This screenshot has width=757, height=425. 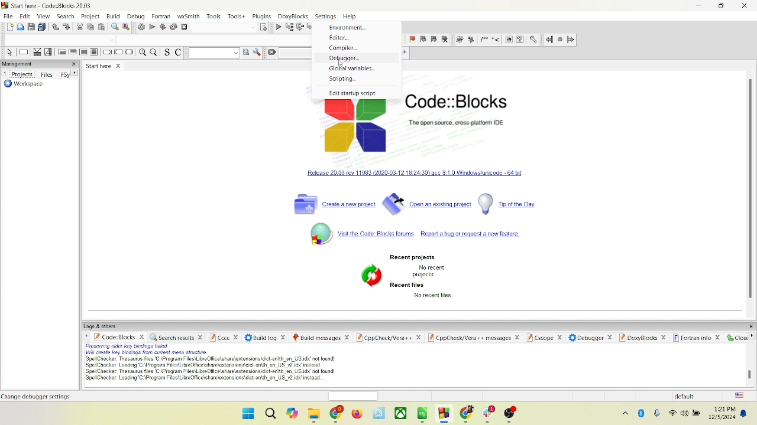 What do you see at coordinates (343, 48) in the screenshot?
I see `compiler` at bounding box center [343, 48].